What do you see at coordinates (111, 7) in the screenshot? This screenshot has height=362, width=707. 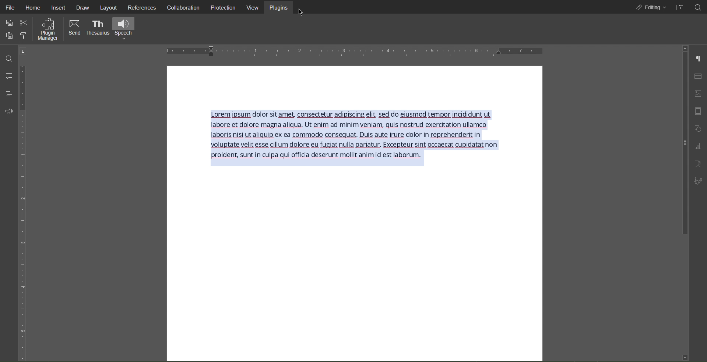 I see `Layout` at bounding box center [111, 7].